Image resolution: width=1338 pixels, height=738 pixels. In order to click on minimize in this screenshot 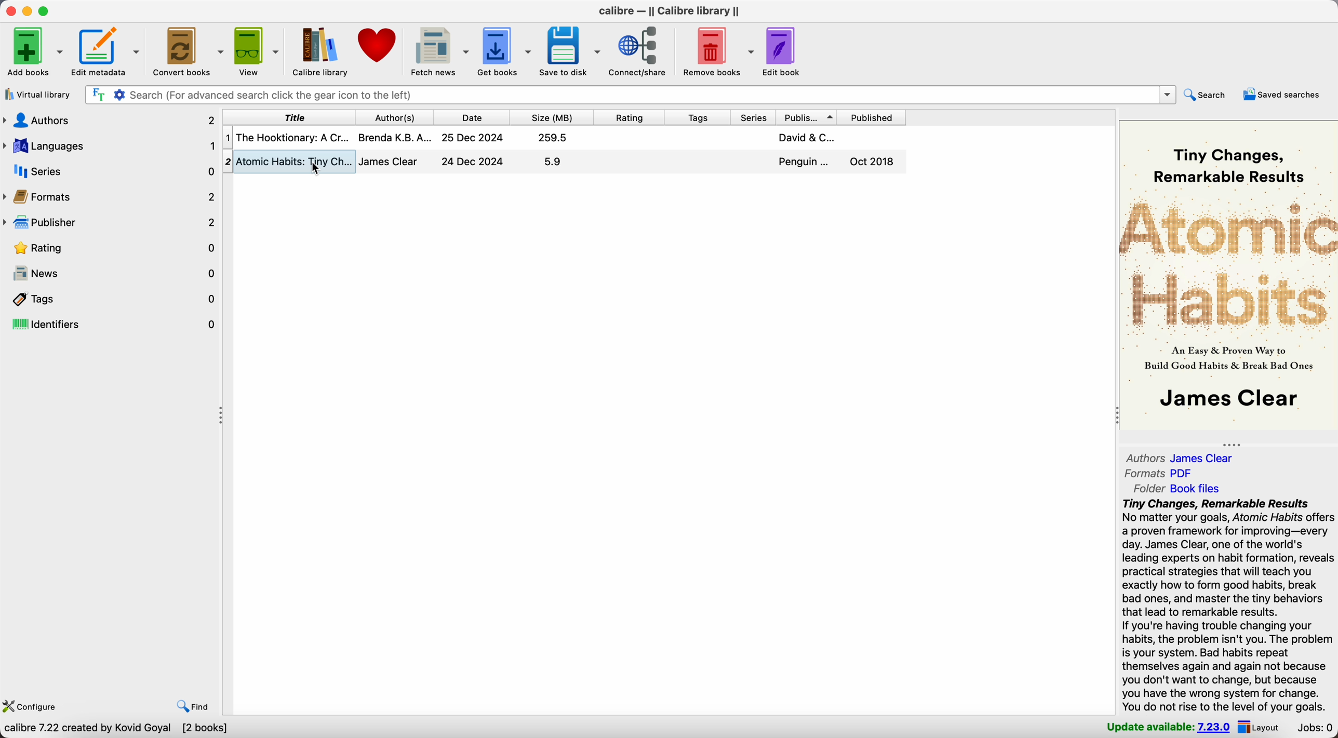, I will do `click(28, 10)`.